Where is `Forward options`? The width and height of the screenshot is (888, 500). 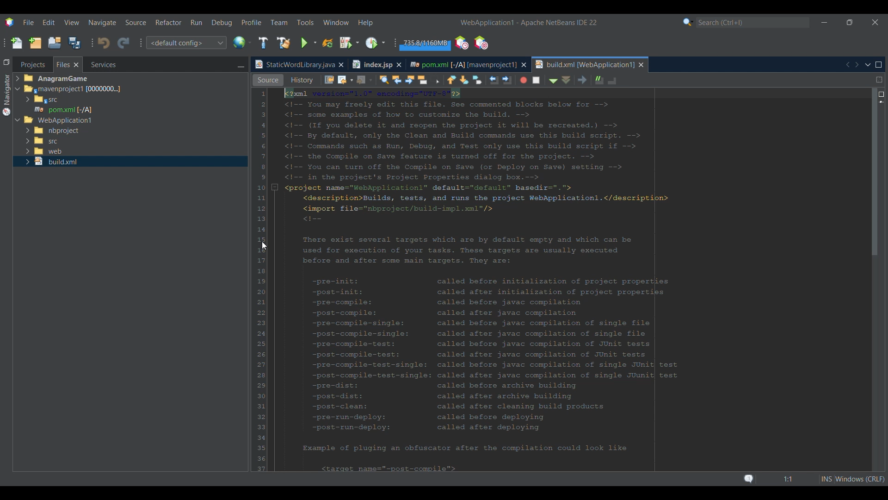
Forward options is located at coordinates (445, 80).